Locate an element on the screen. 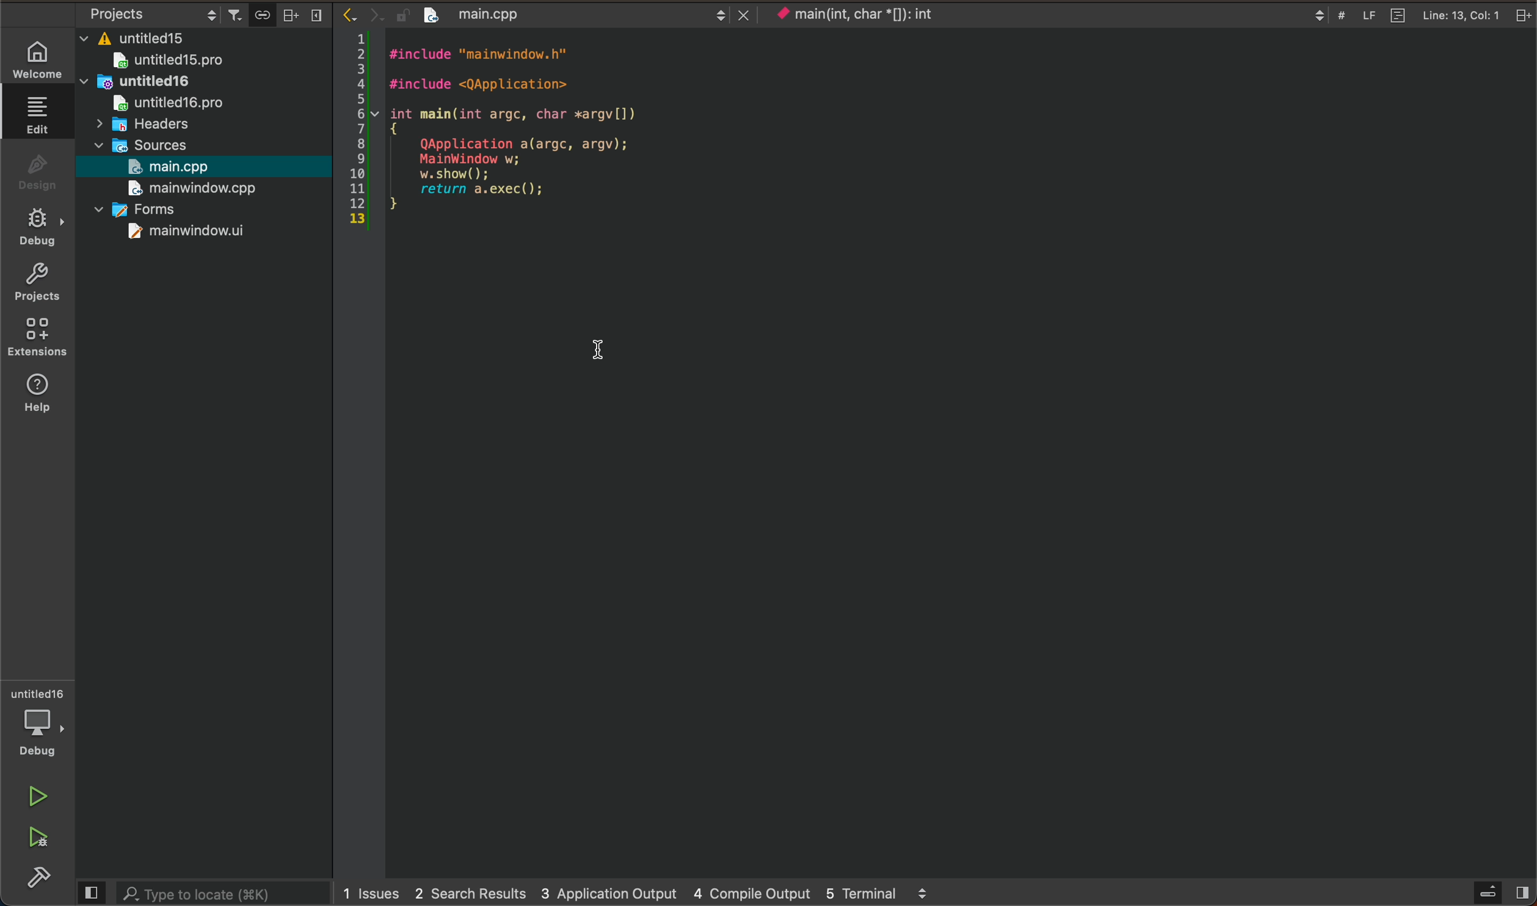 This screenshot has height=906, width=1537. help is located at coordinates (36, 398).